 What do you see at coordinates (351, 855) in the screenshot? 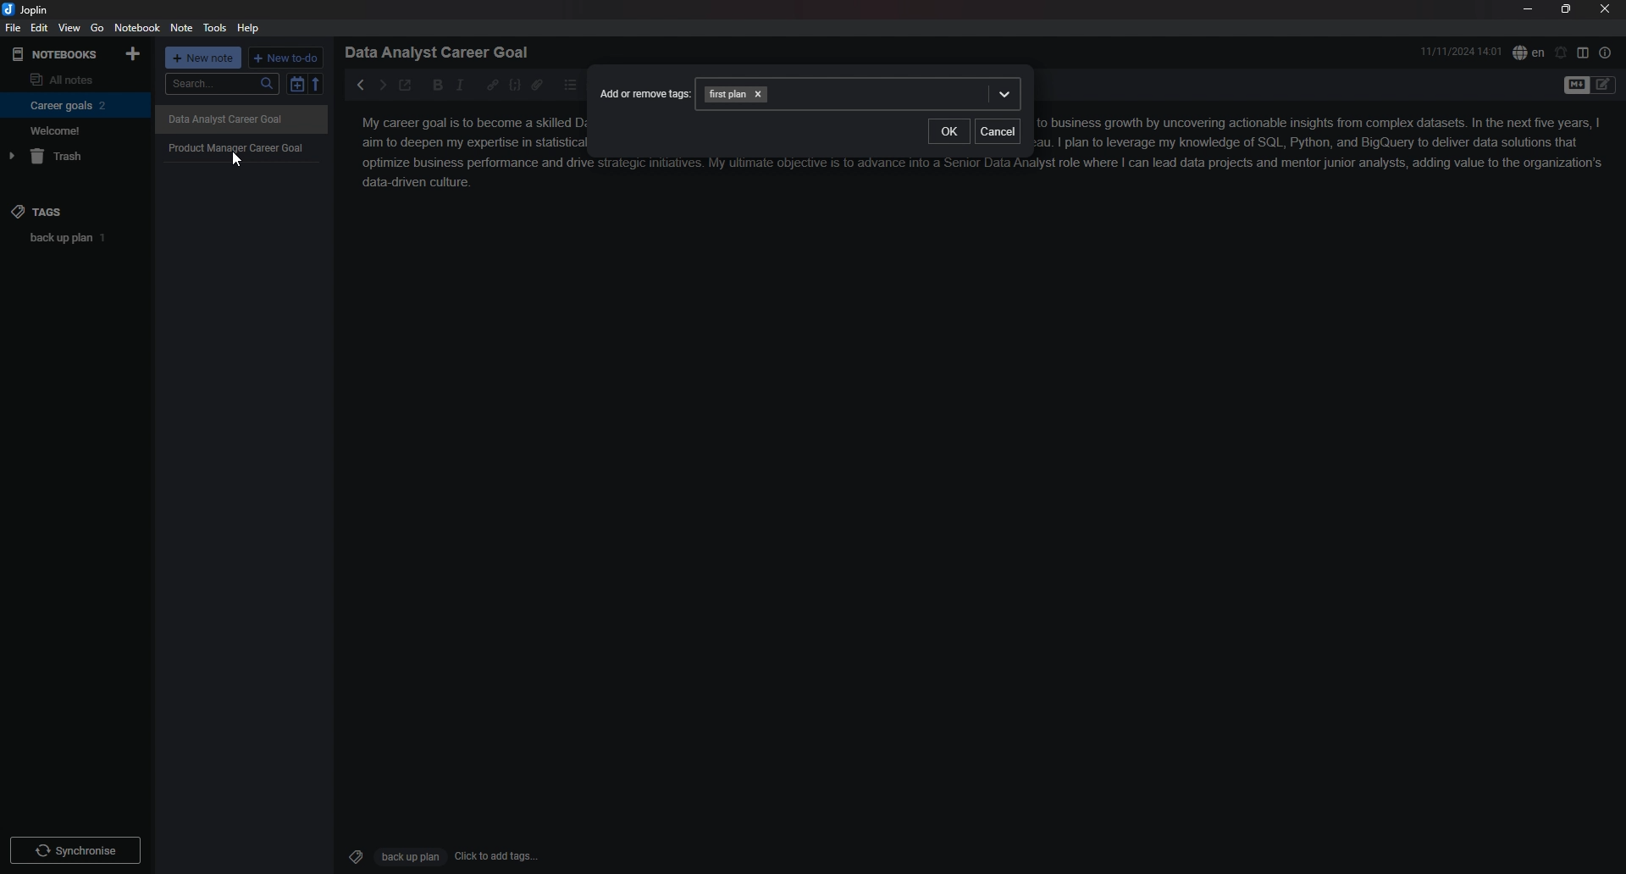
I see `Tags` at bounding box center [351, 855].